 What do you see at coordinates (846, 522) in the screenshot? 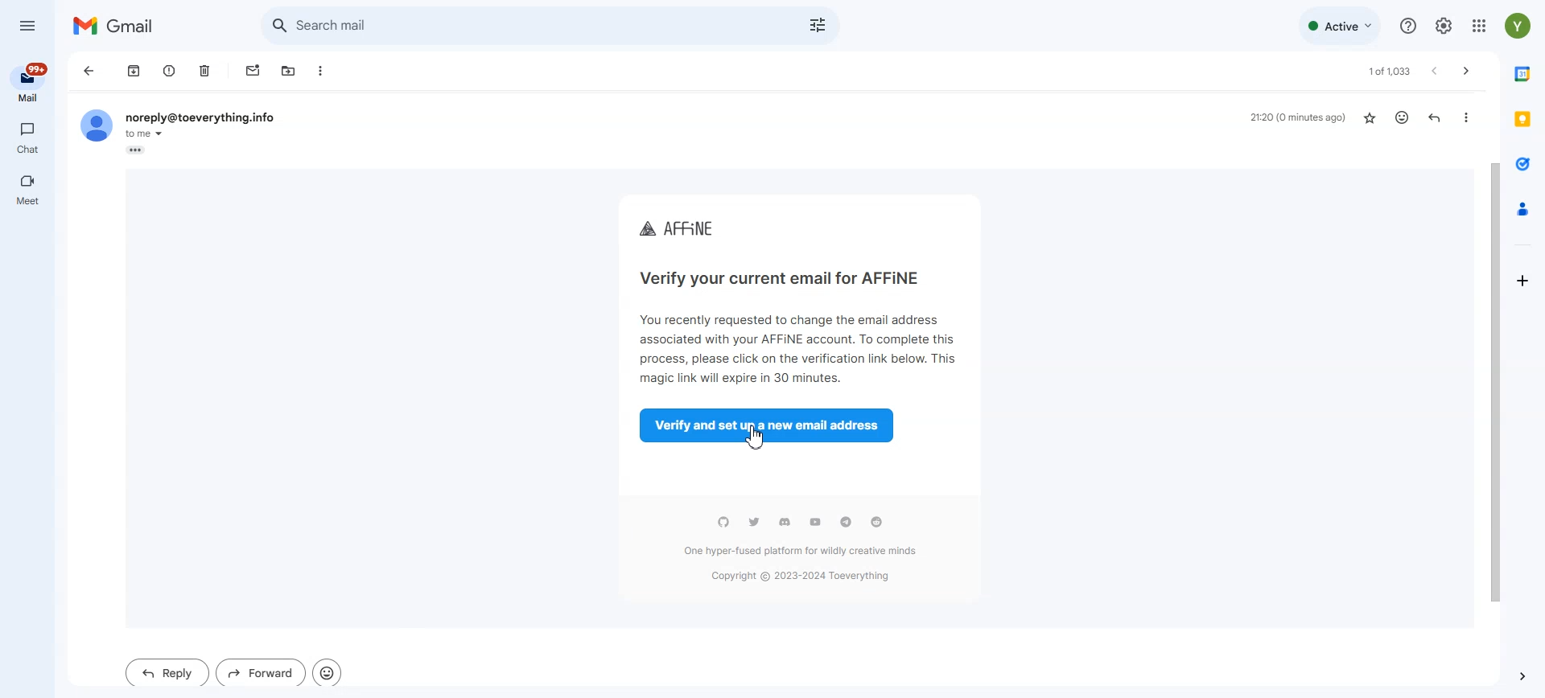
I see `Telegram` at bounding box center [846, 522].